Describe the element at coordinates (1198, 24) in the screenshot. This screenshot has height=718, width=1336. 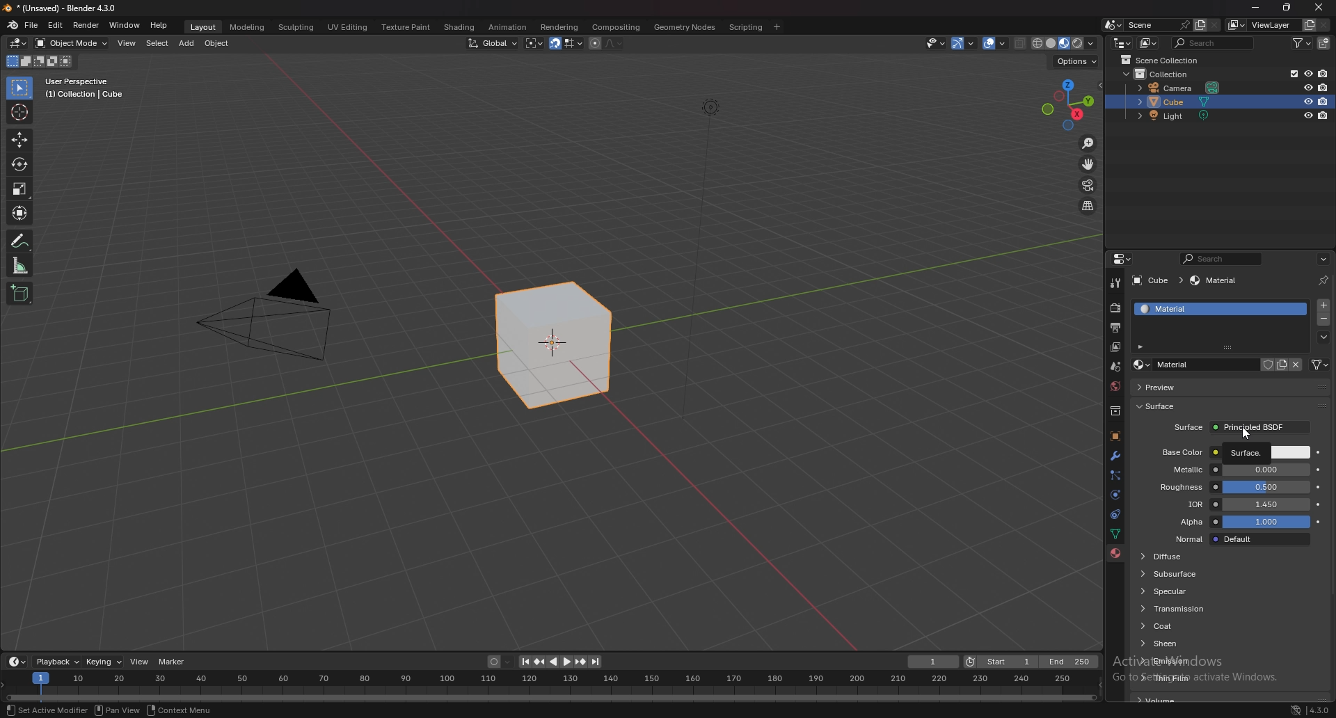
I see `add scene` at that location.